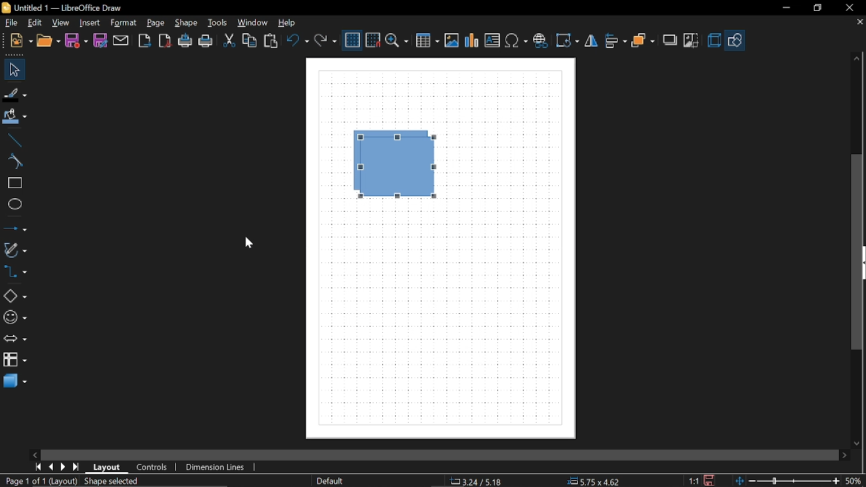  What do you see at coordinates (216, 467) in the screenshot?
I see `Dimension lines` at bounding box center [216, 467].